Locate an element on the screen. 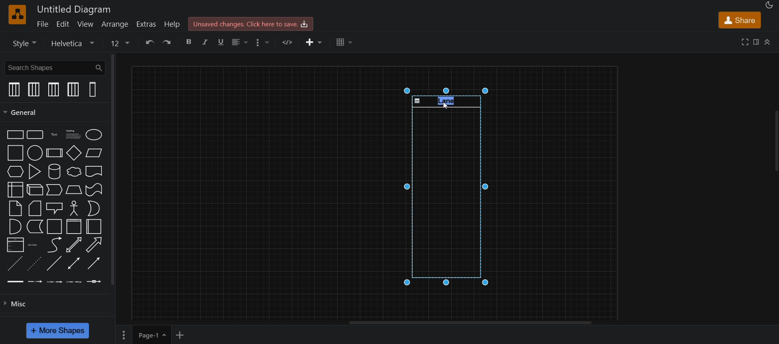 The width and height of the screenshot is (779, 344). list item is located at coordinates (34, 244).